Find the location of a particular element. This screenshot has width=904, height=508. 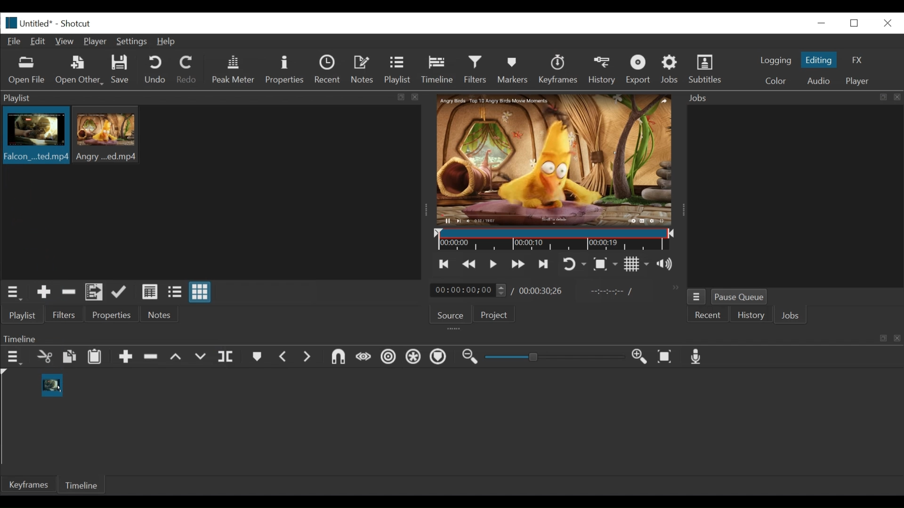

Audio is located at coordinates (818, 81).